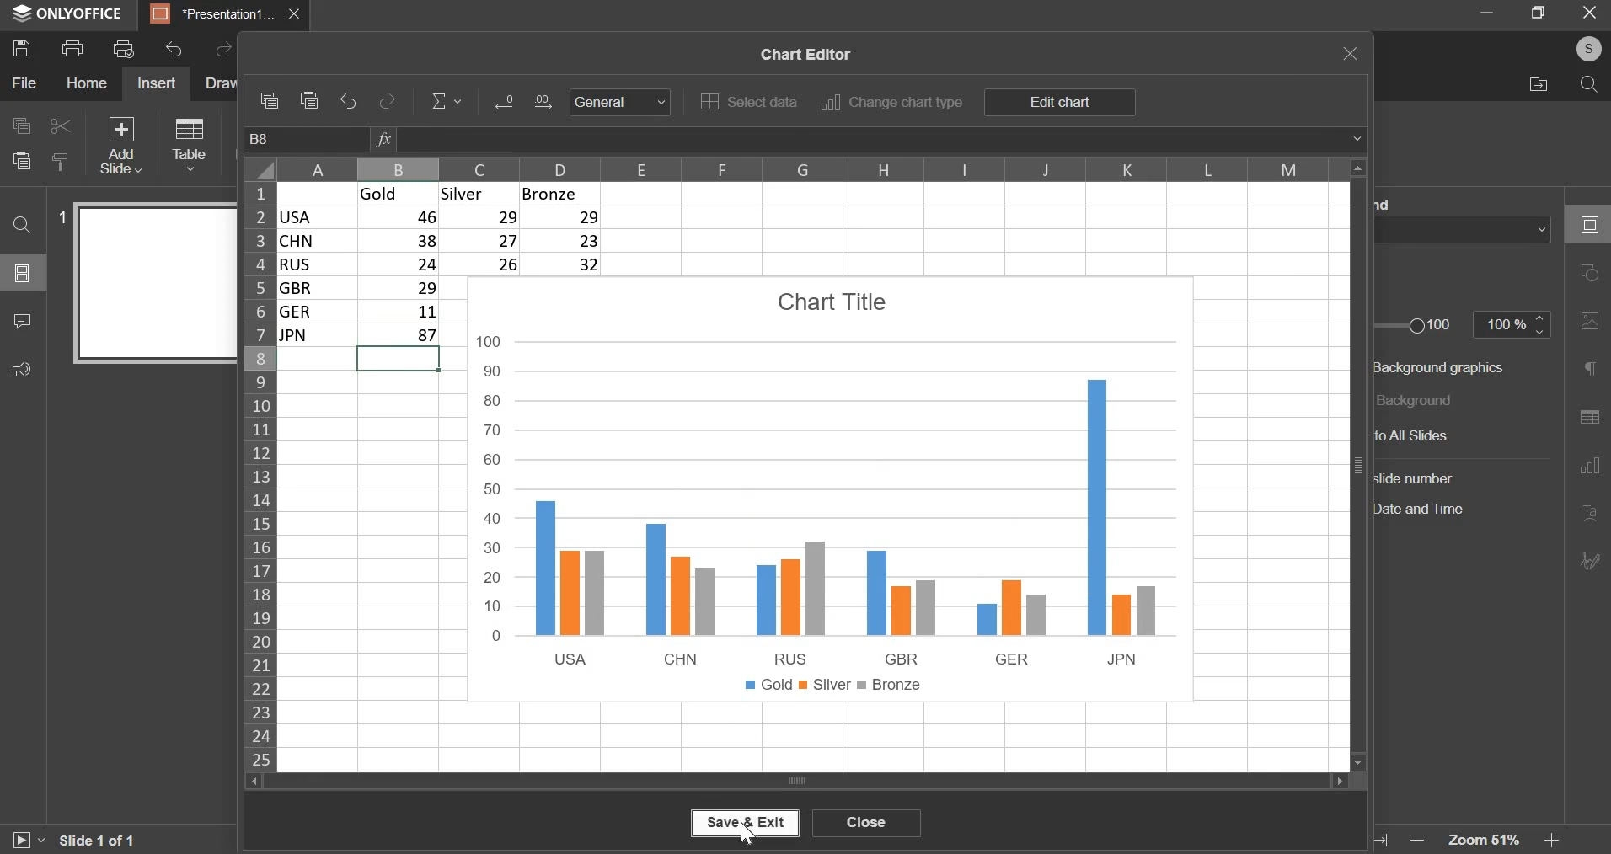 The height and width of the screenshot is (854, 1611). Describe the element at coordinates (223, 50) in the screenshot. I see `redo` at that location.